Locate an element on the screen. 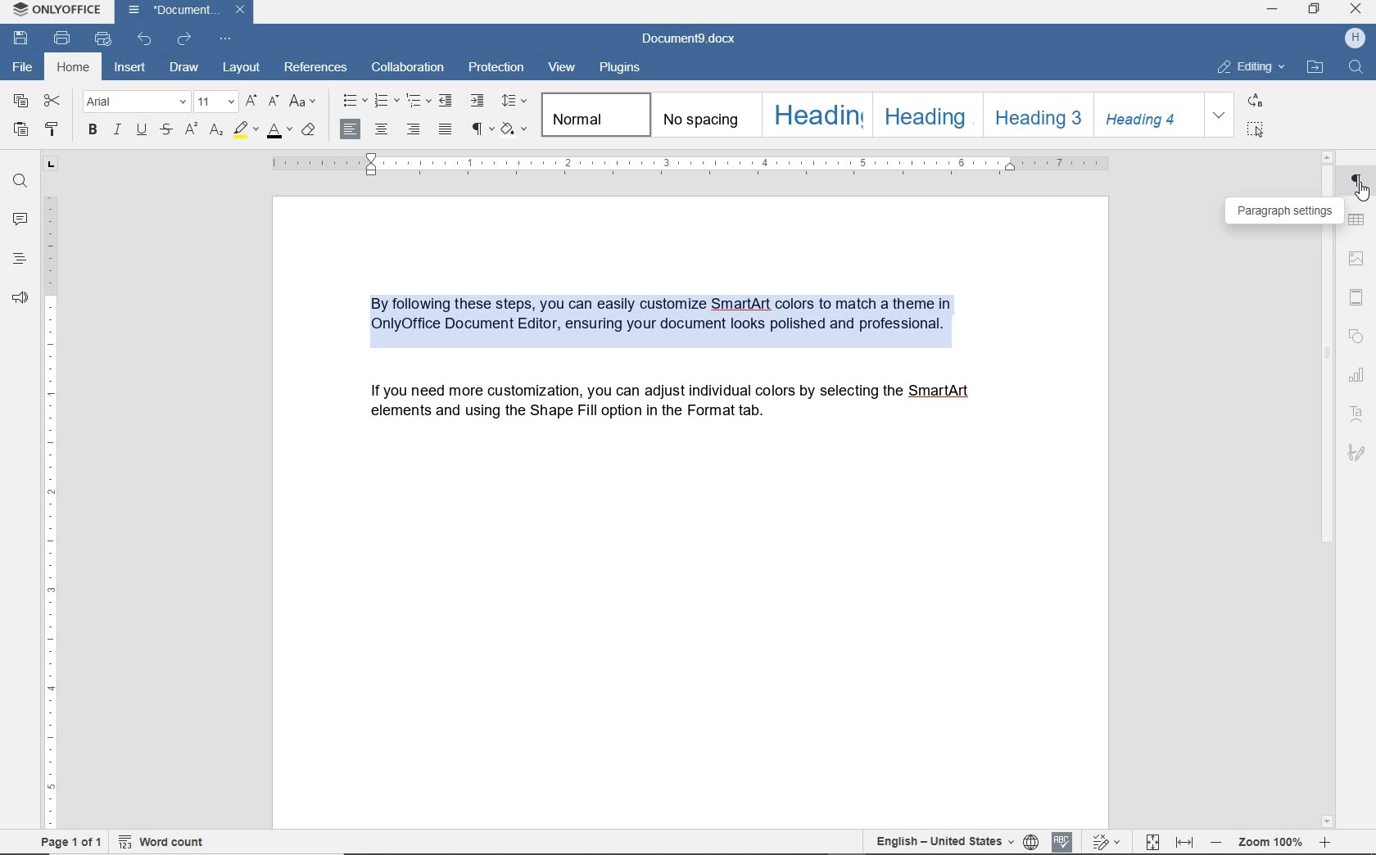  print is located at coordinates (62, 37).